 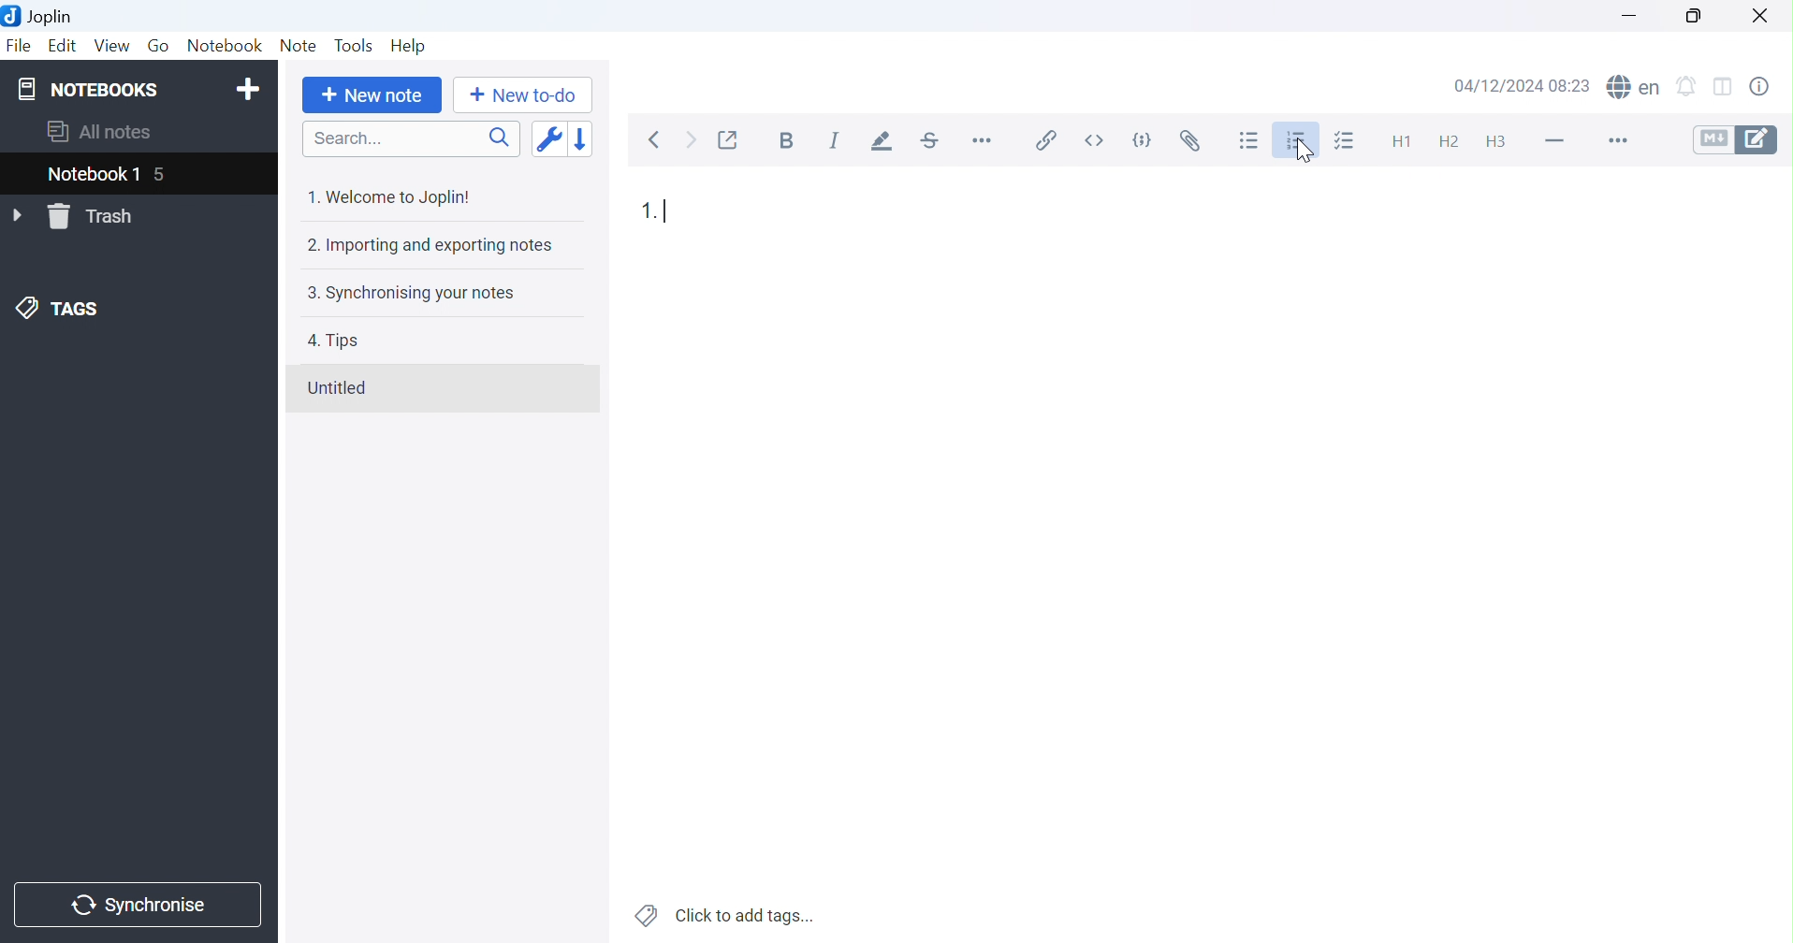 I want to click on Strikethrough, so click(x=934, y=142).